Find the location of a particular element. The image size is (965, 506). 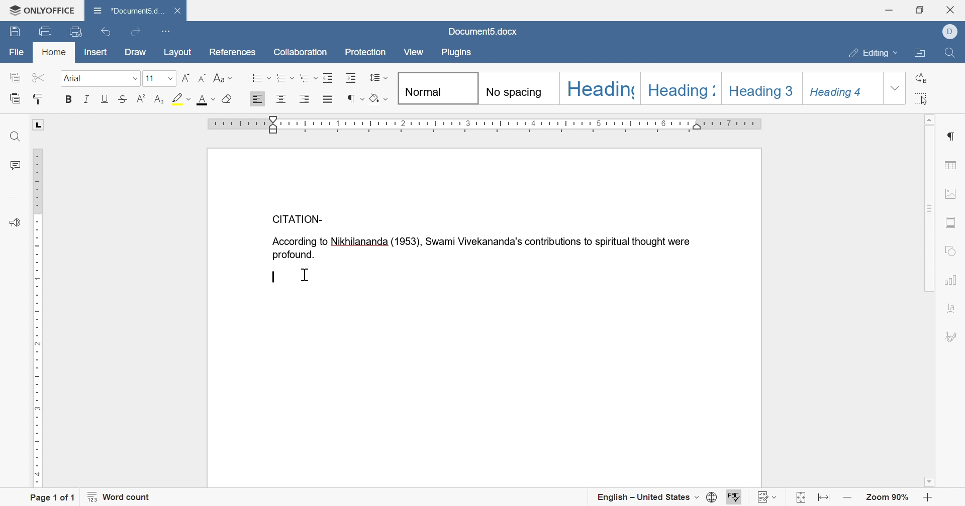

close is located at coordinates (952, 9).